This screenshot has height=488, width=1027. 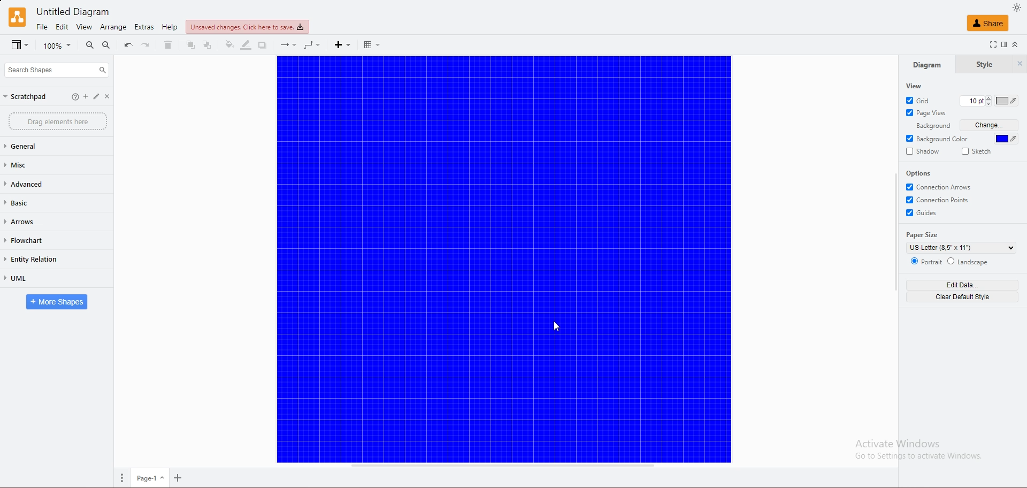 What do you see at coordinates (924, 235) in the screenshot?
I see `paper size` at bounding box center [924, 235].